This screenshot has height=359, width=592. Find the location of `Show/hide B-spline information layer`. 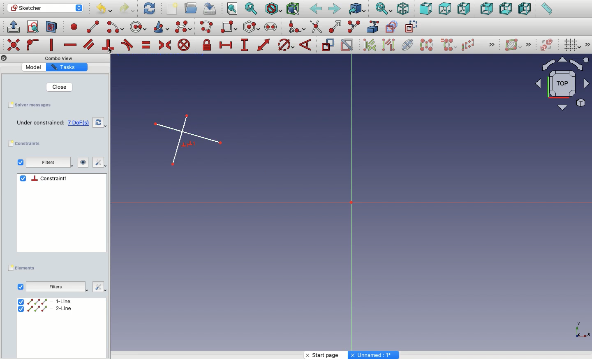

Show/hide B-spline information layer is located at coordinates (513, 45).